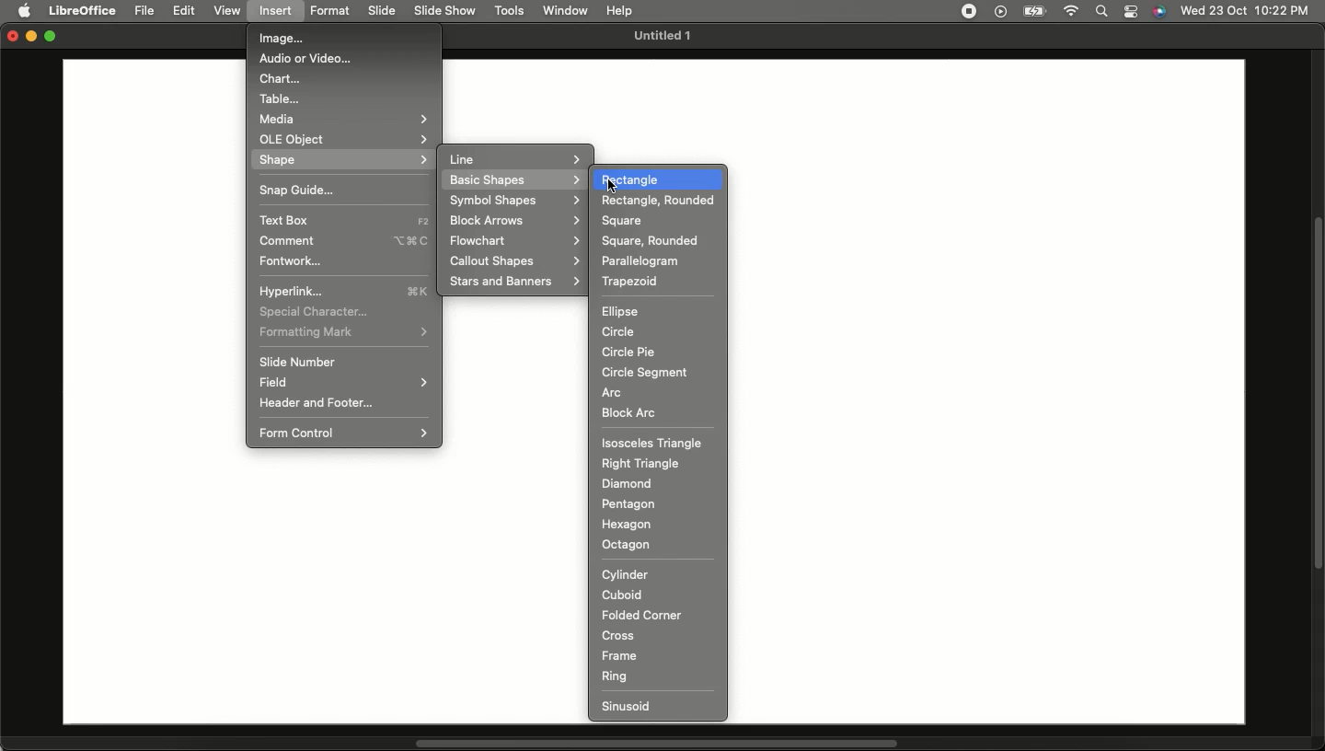  Describe the element at coordinates (514, 241) in the screenshot. I see `Flowchart` at that location.